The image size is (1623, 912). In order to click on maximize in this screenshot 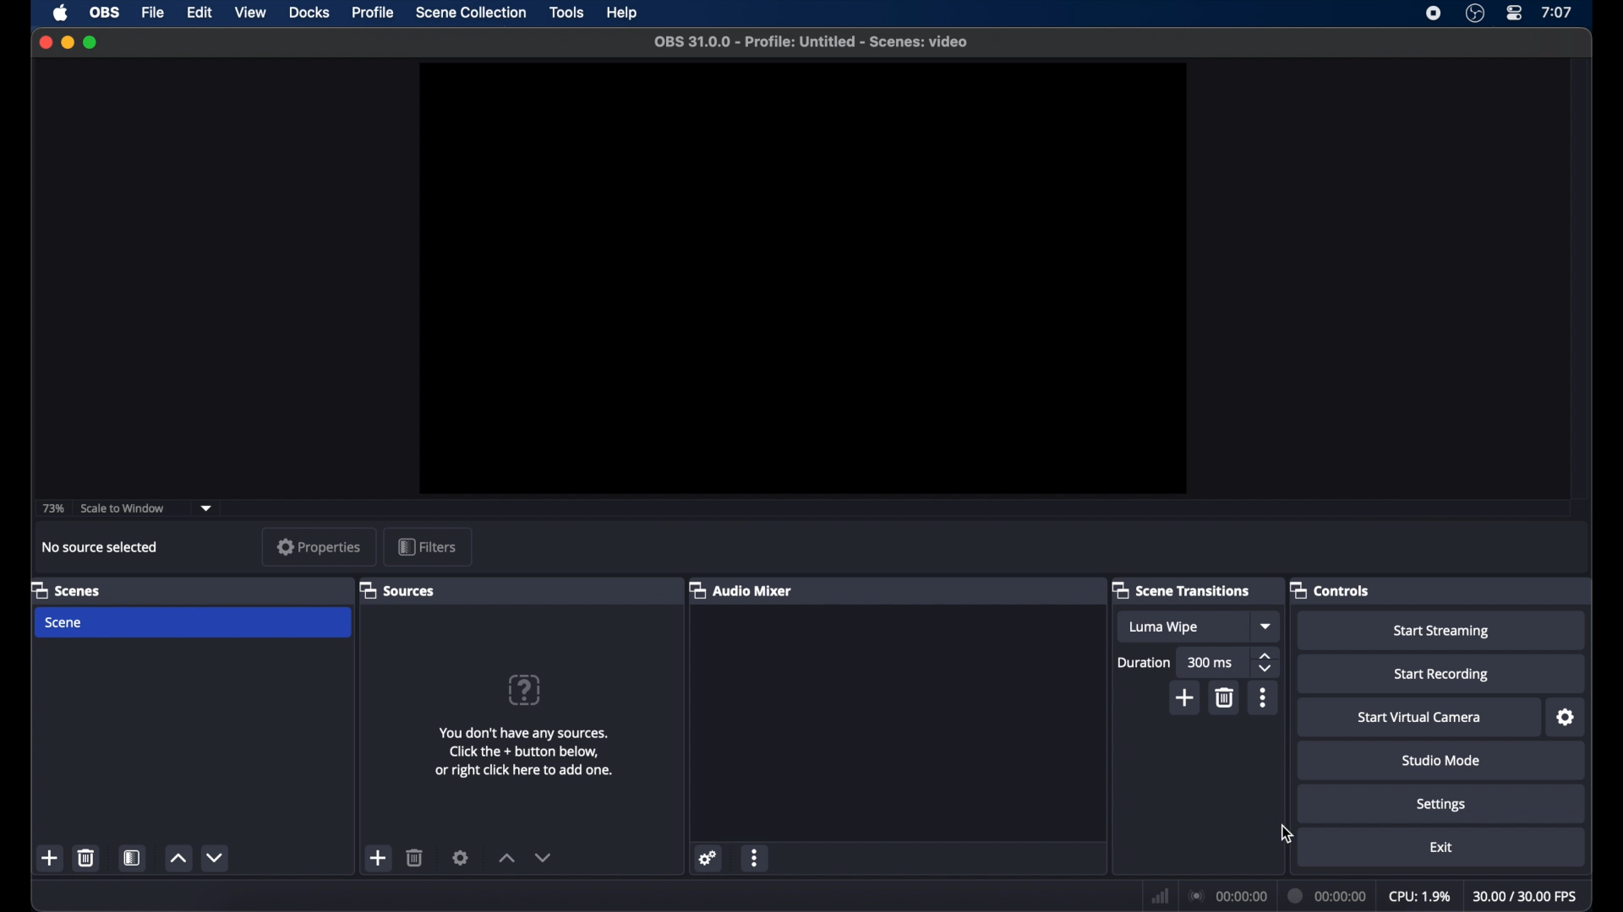, I will do `click(90, 42)`.